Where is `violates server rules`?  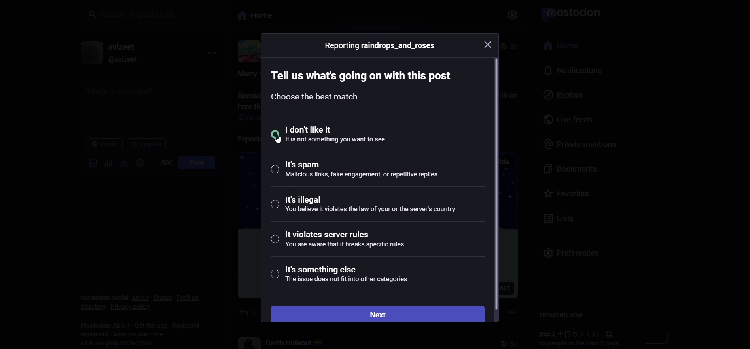 violates server rules is located at coordinates (341, 239).